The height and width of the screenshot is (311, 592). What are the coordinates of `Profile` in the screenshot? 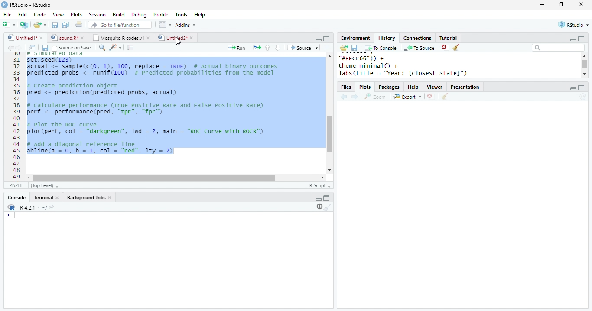 It's located at (161, 14).